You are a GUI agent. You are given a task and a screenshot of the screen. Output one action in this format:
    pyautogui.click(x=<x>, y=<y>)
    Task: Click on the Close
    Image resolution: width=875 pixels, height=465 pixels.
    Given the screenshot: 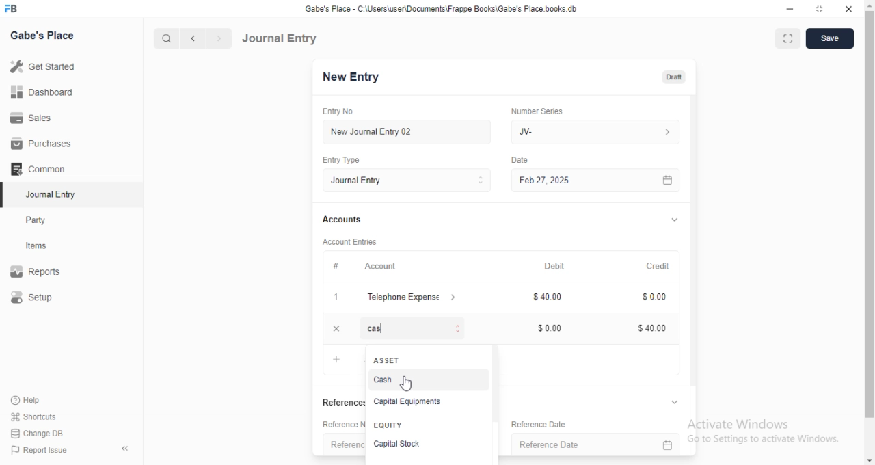 What is the action you would take?
    pyautogui.click(x=336, y=328)
    